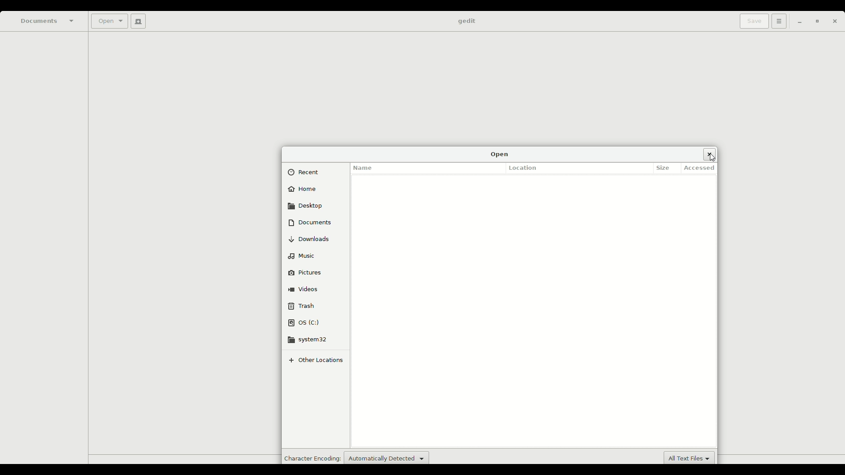 The height and width of the screenshot is (475, 845). What do you see at coordinates (815, 22) in the screenshot?
I see `Restore` at bounding box center [815, 22].